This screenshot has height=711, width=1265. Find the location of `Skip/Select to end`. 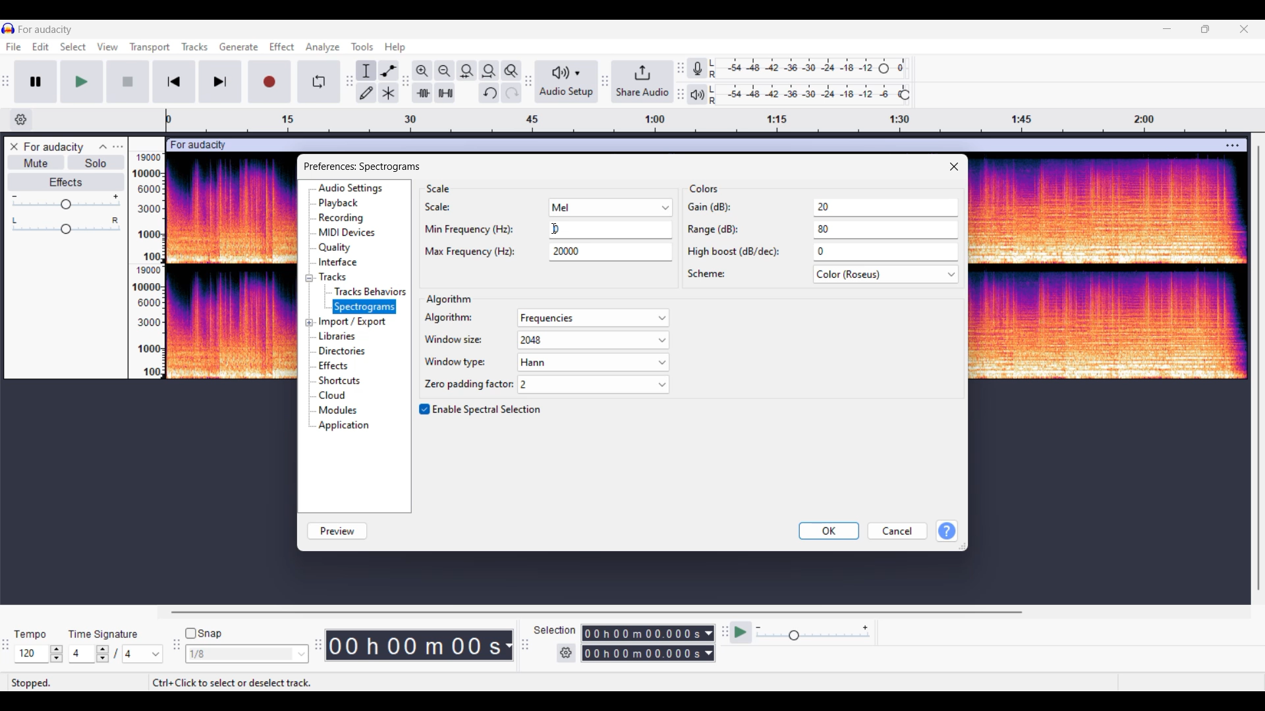

Skip/Select to end is located at coordinates (220, 82).